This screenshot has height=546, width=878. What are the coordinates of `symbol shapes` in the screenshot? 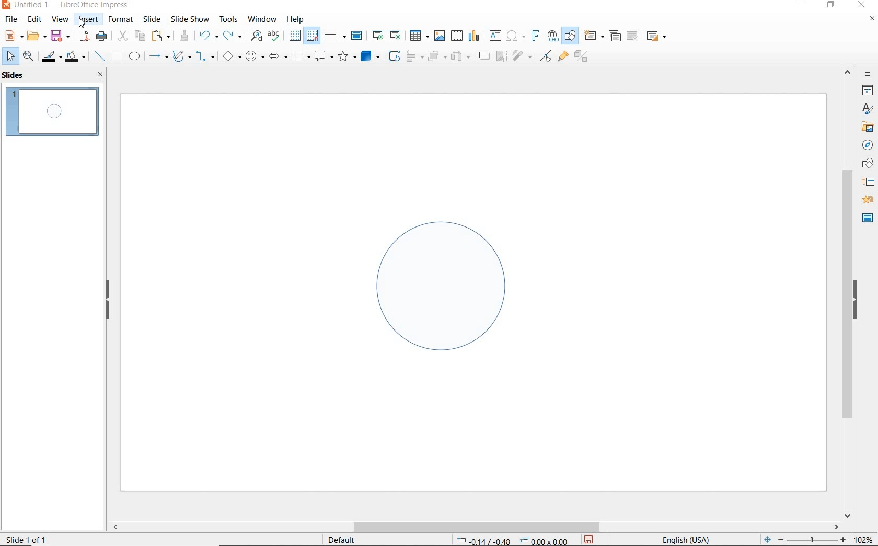 It's located at (255, 56).